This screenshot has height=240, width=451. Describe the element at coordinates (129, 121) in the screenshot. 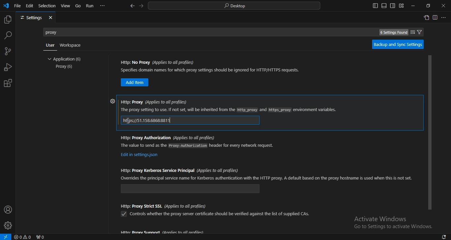

I see `Cursor` at that location.